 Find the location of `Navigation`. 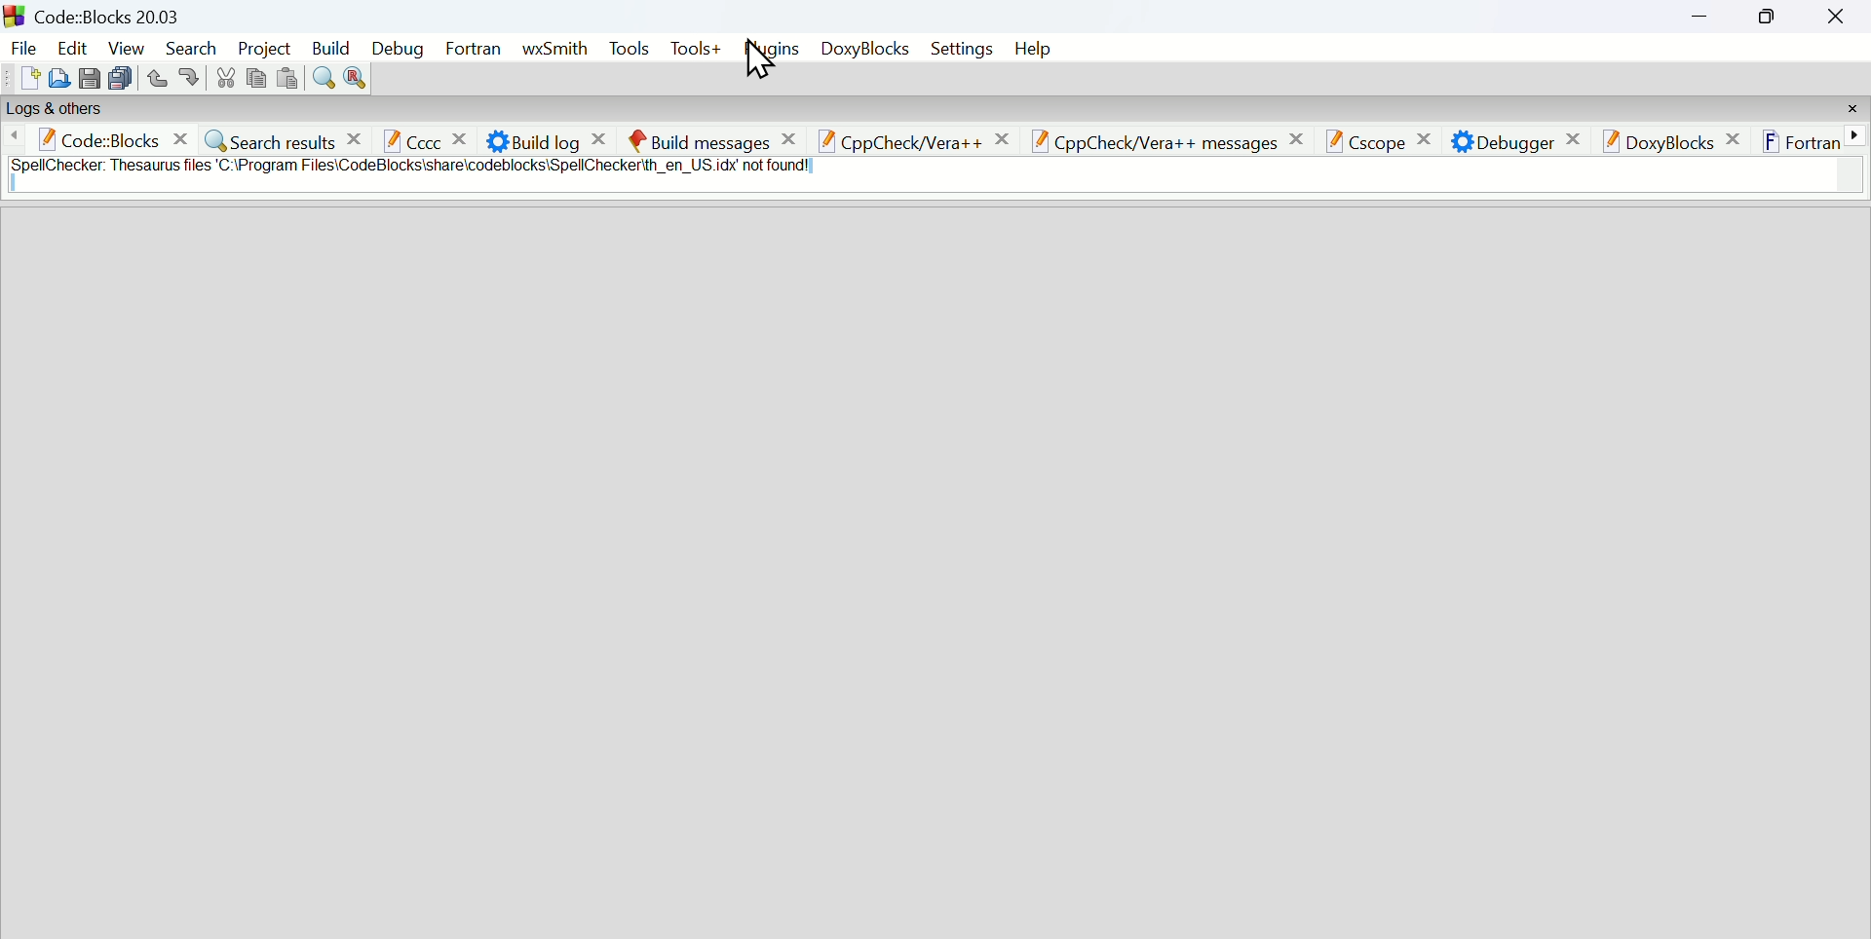

Navigation is located at coordinates (399, 49).